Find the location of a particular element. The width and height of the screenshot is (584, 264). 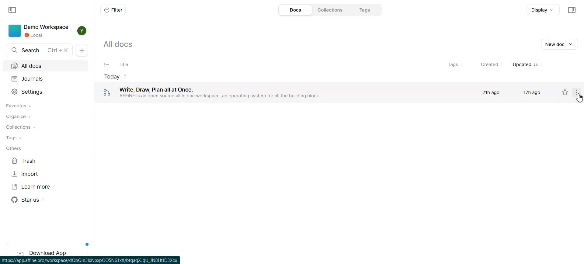

Tags is located at coordinates (449, 64).